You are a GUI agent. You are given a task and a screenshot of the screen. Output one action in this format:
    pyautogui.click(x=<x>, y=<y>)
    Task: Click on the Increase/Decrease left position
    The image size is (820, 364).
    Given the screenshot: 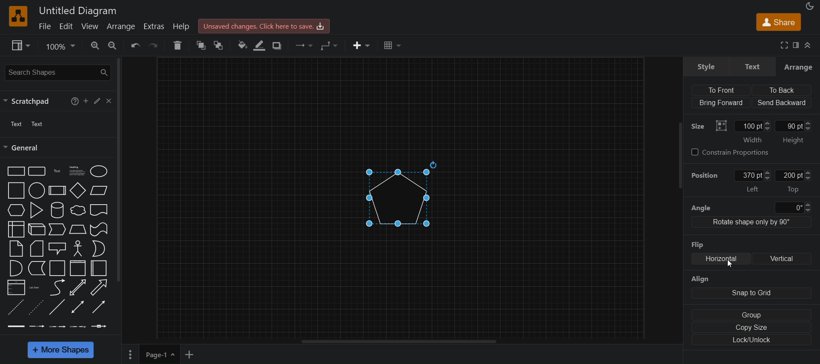 What is the action you would take?
    pyautogui.click(x=767, y=175)
    